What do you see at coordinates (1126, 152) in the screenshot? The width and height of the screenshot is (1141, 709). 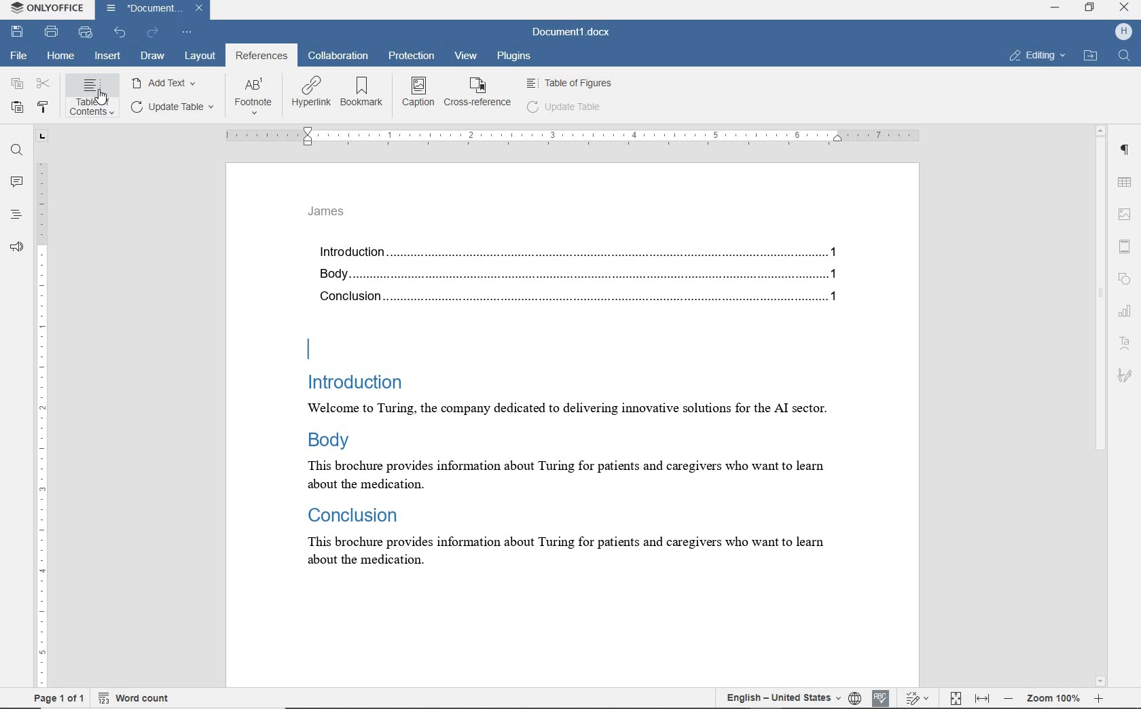 I see `paragraph settings` at bounding box center [1126, 152].